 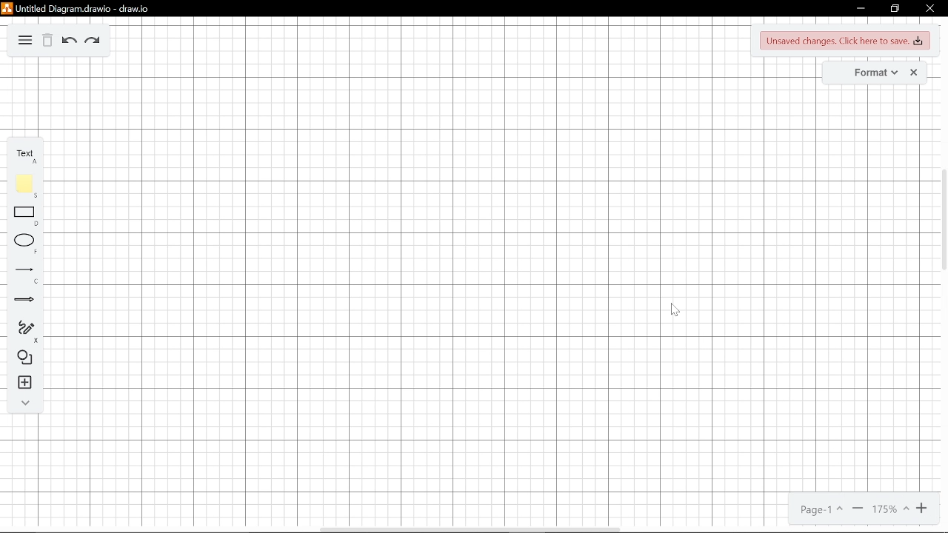 What do you see at coordinates (822, 509) in the screenshot?
I see `current page` at bounding box center [822, 509].